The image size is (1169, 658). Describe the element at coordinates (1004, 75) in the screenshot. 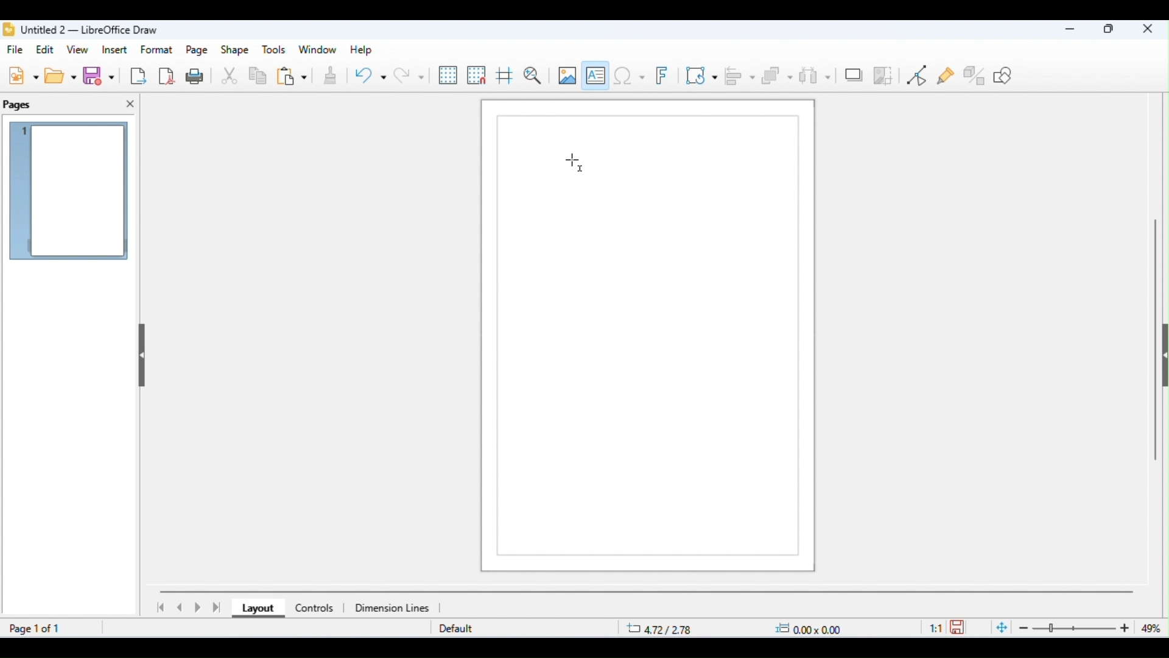

I see `how draw functions` at that location.